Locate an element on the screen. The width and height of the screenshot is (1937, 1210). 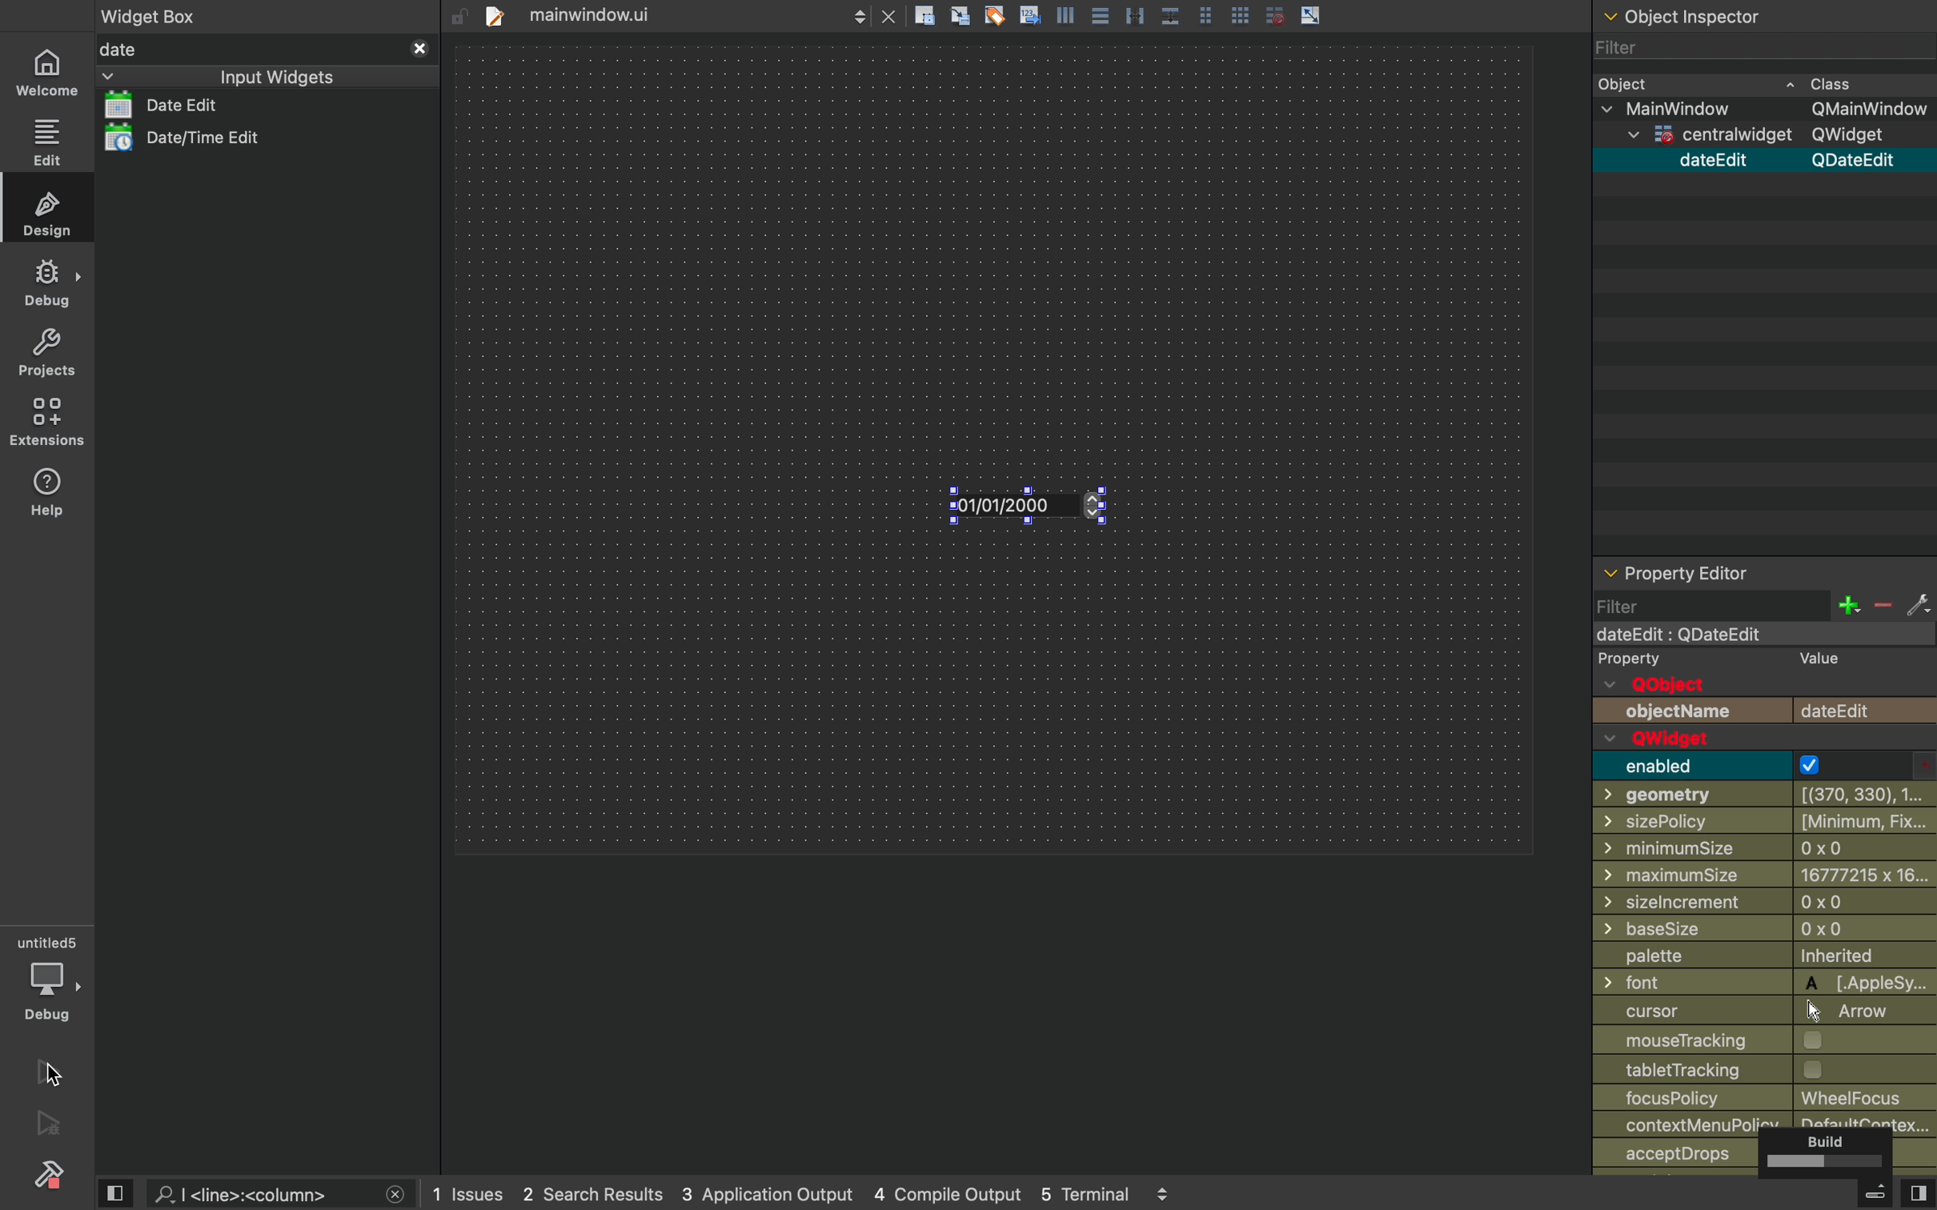
debug is located at coordinates (48, 979).